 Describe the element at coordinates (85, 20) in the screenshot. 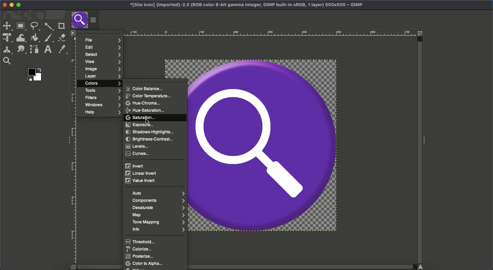

I see `Tab` at that location.